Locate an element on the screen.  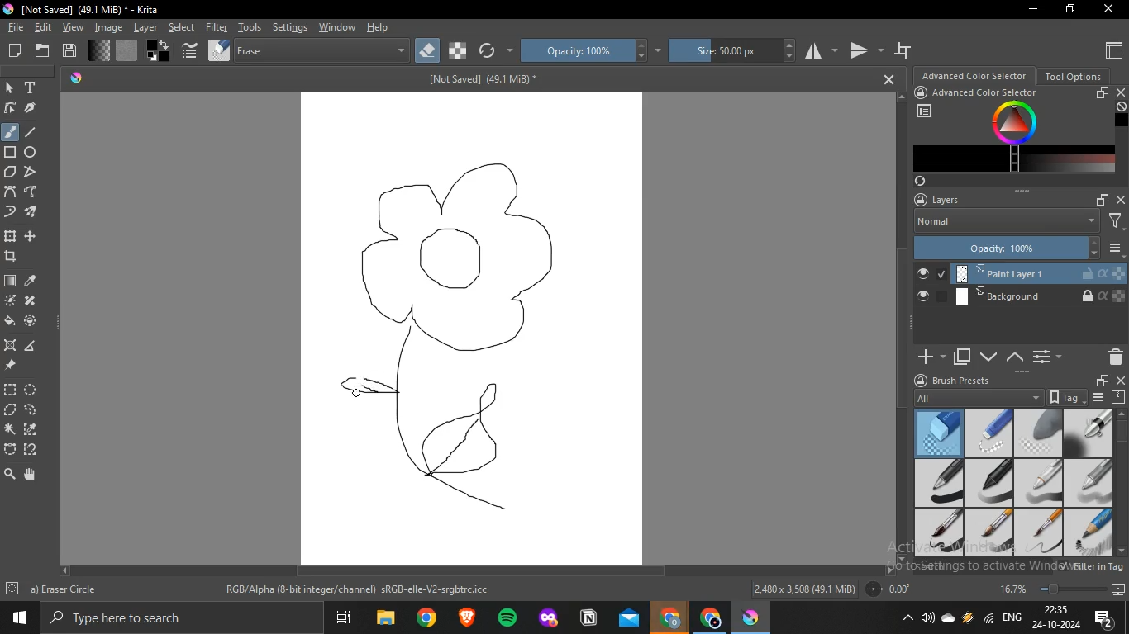
one drive is located at coordinates (949, 617).